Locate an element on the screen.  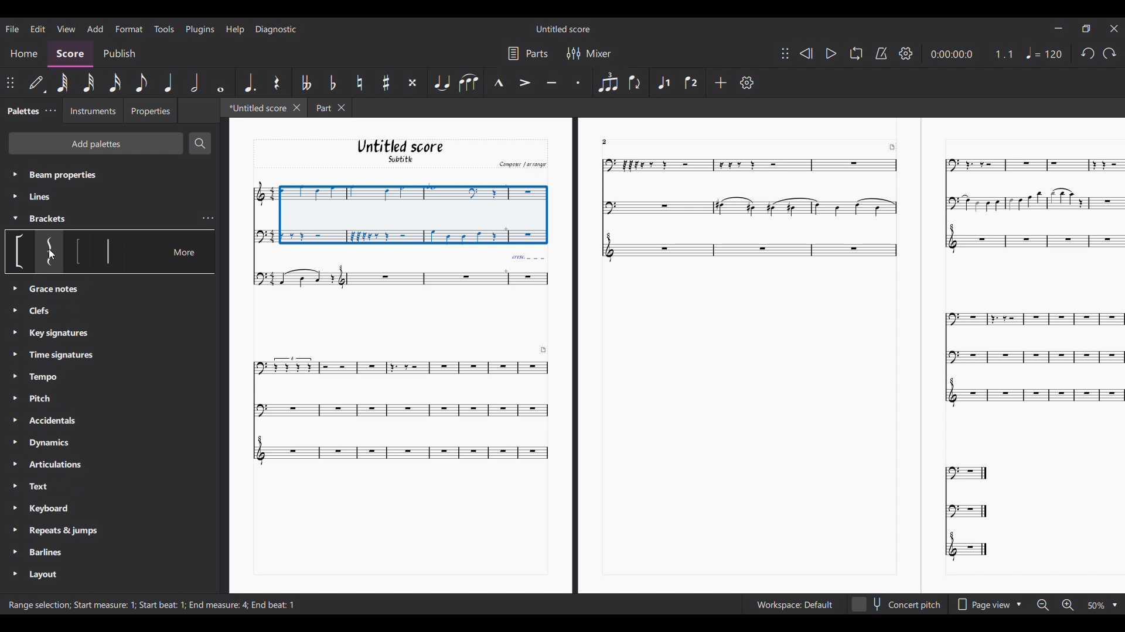
 is located at coordinates (15, 356).